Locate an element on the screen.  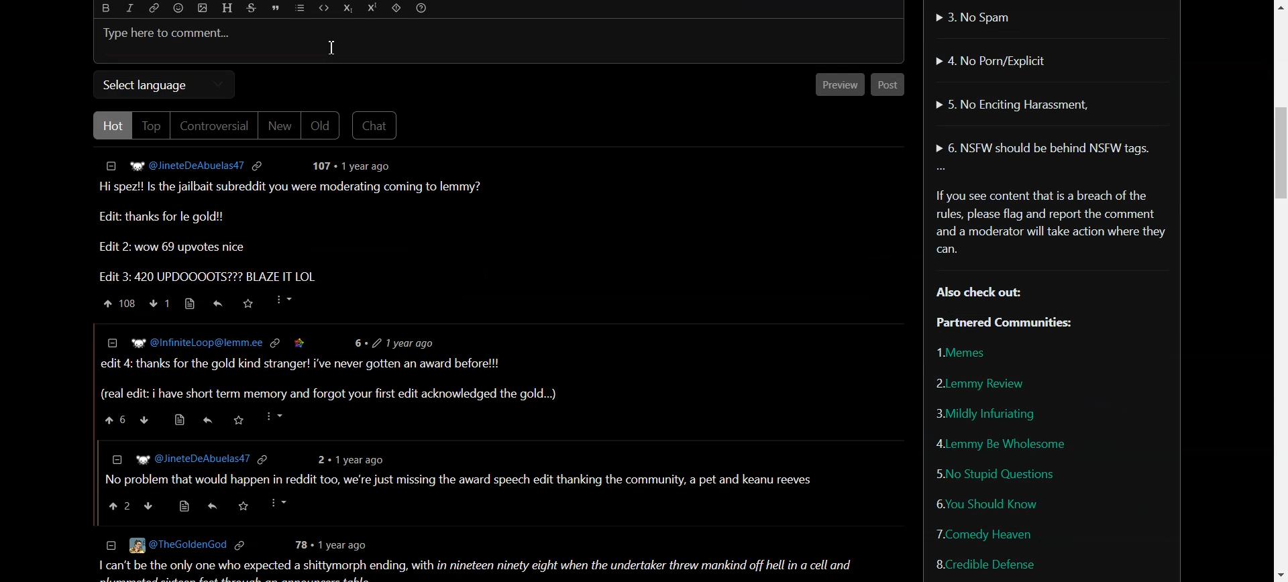
Strikethrough is located at coordinates (252, 8).